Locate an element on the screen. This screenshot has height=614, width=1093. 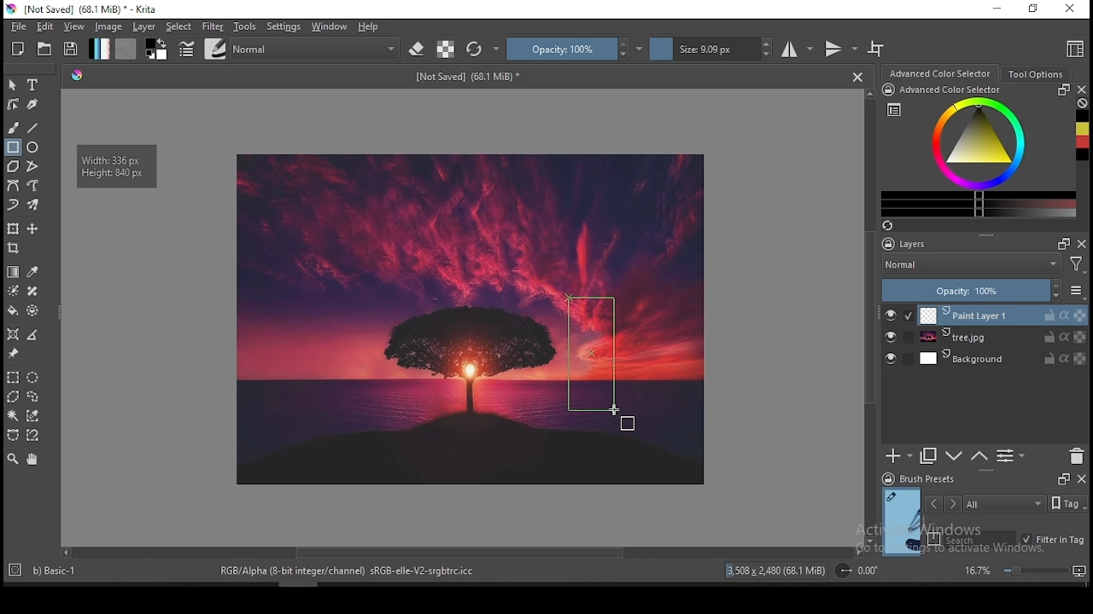
Image is located at coordinates (395, 317).